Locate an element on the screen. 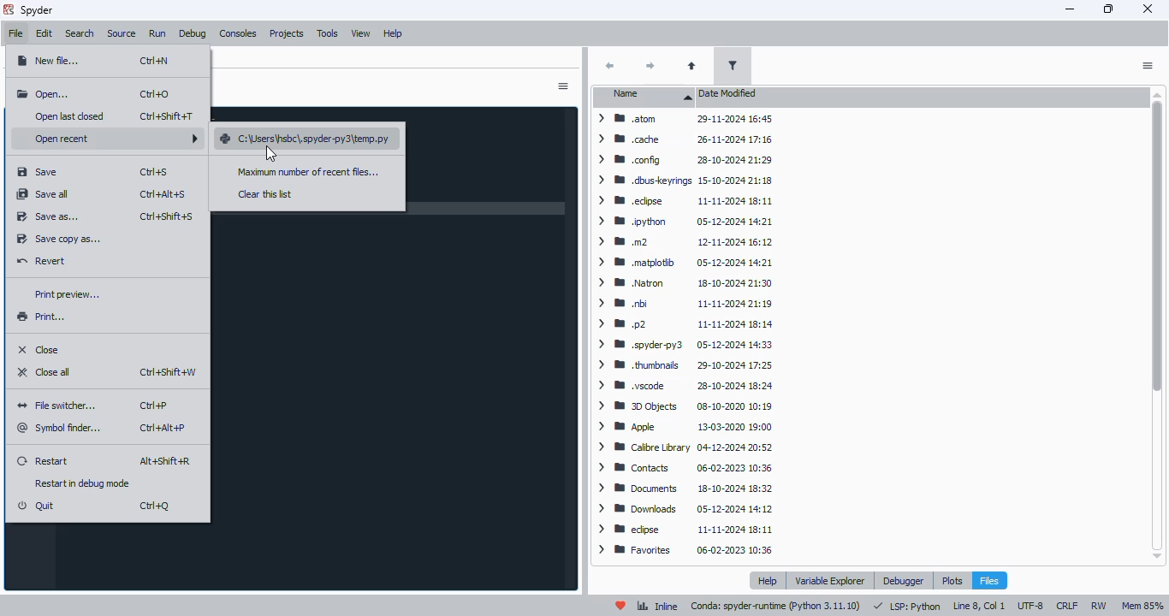 Image resolution: width=1169 pixels, height=616 pixels. file switcher is located at coordinates (60, 406).